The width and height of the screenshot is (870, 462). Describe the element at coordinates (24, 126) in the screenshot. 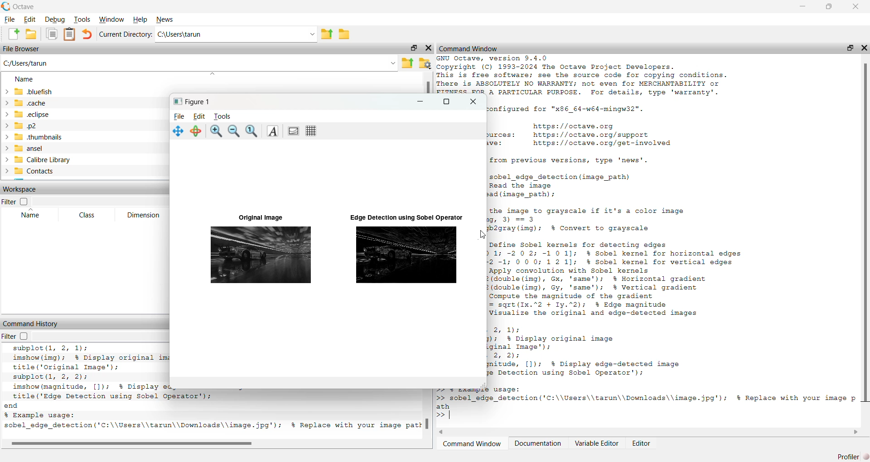

I see `p2` at that location.